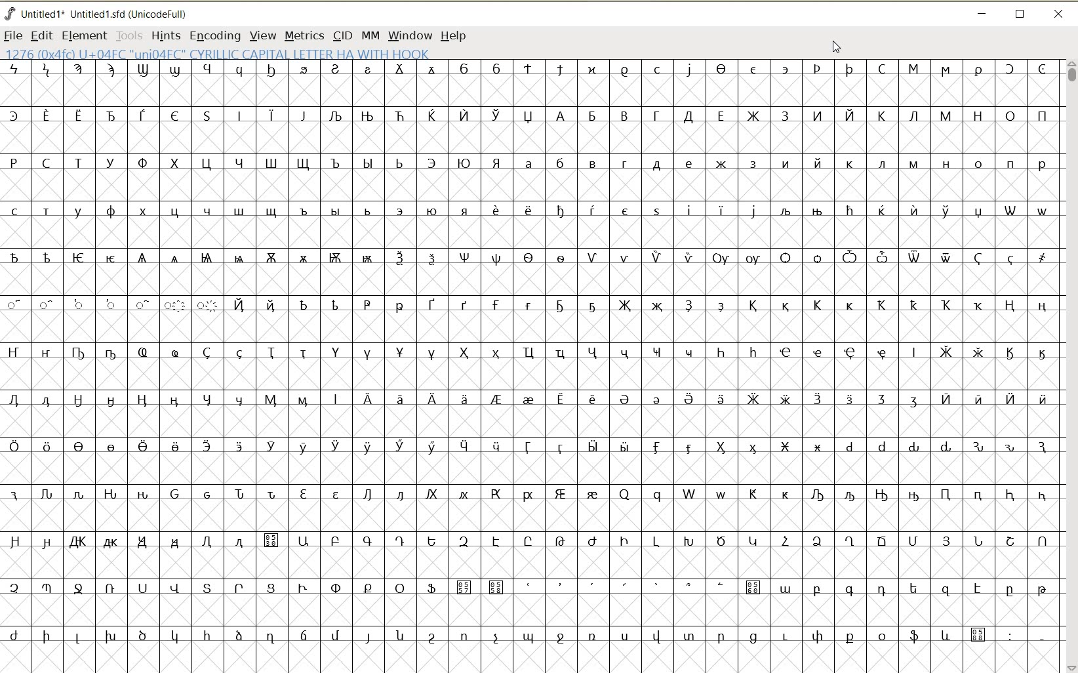 The width and height of the screenshot is (1078, 673). I want to click on HELP, so click(455, 35).